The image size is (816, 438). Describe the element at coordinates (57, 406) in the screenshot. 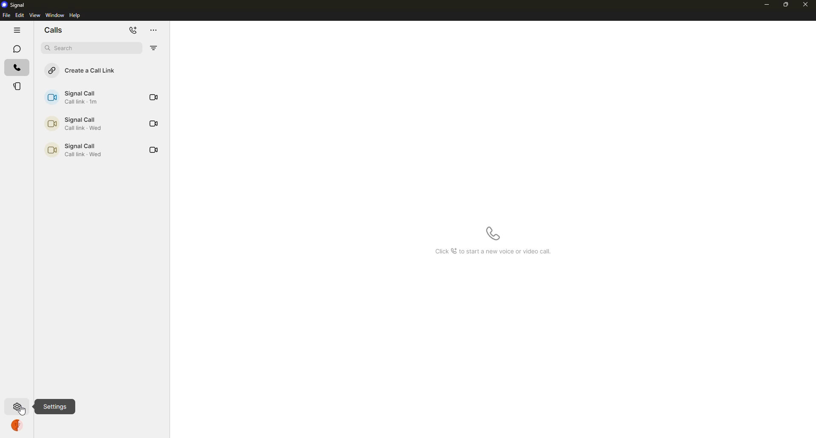

I see `settings` at that location.